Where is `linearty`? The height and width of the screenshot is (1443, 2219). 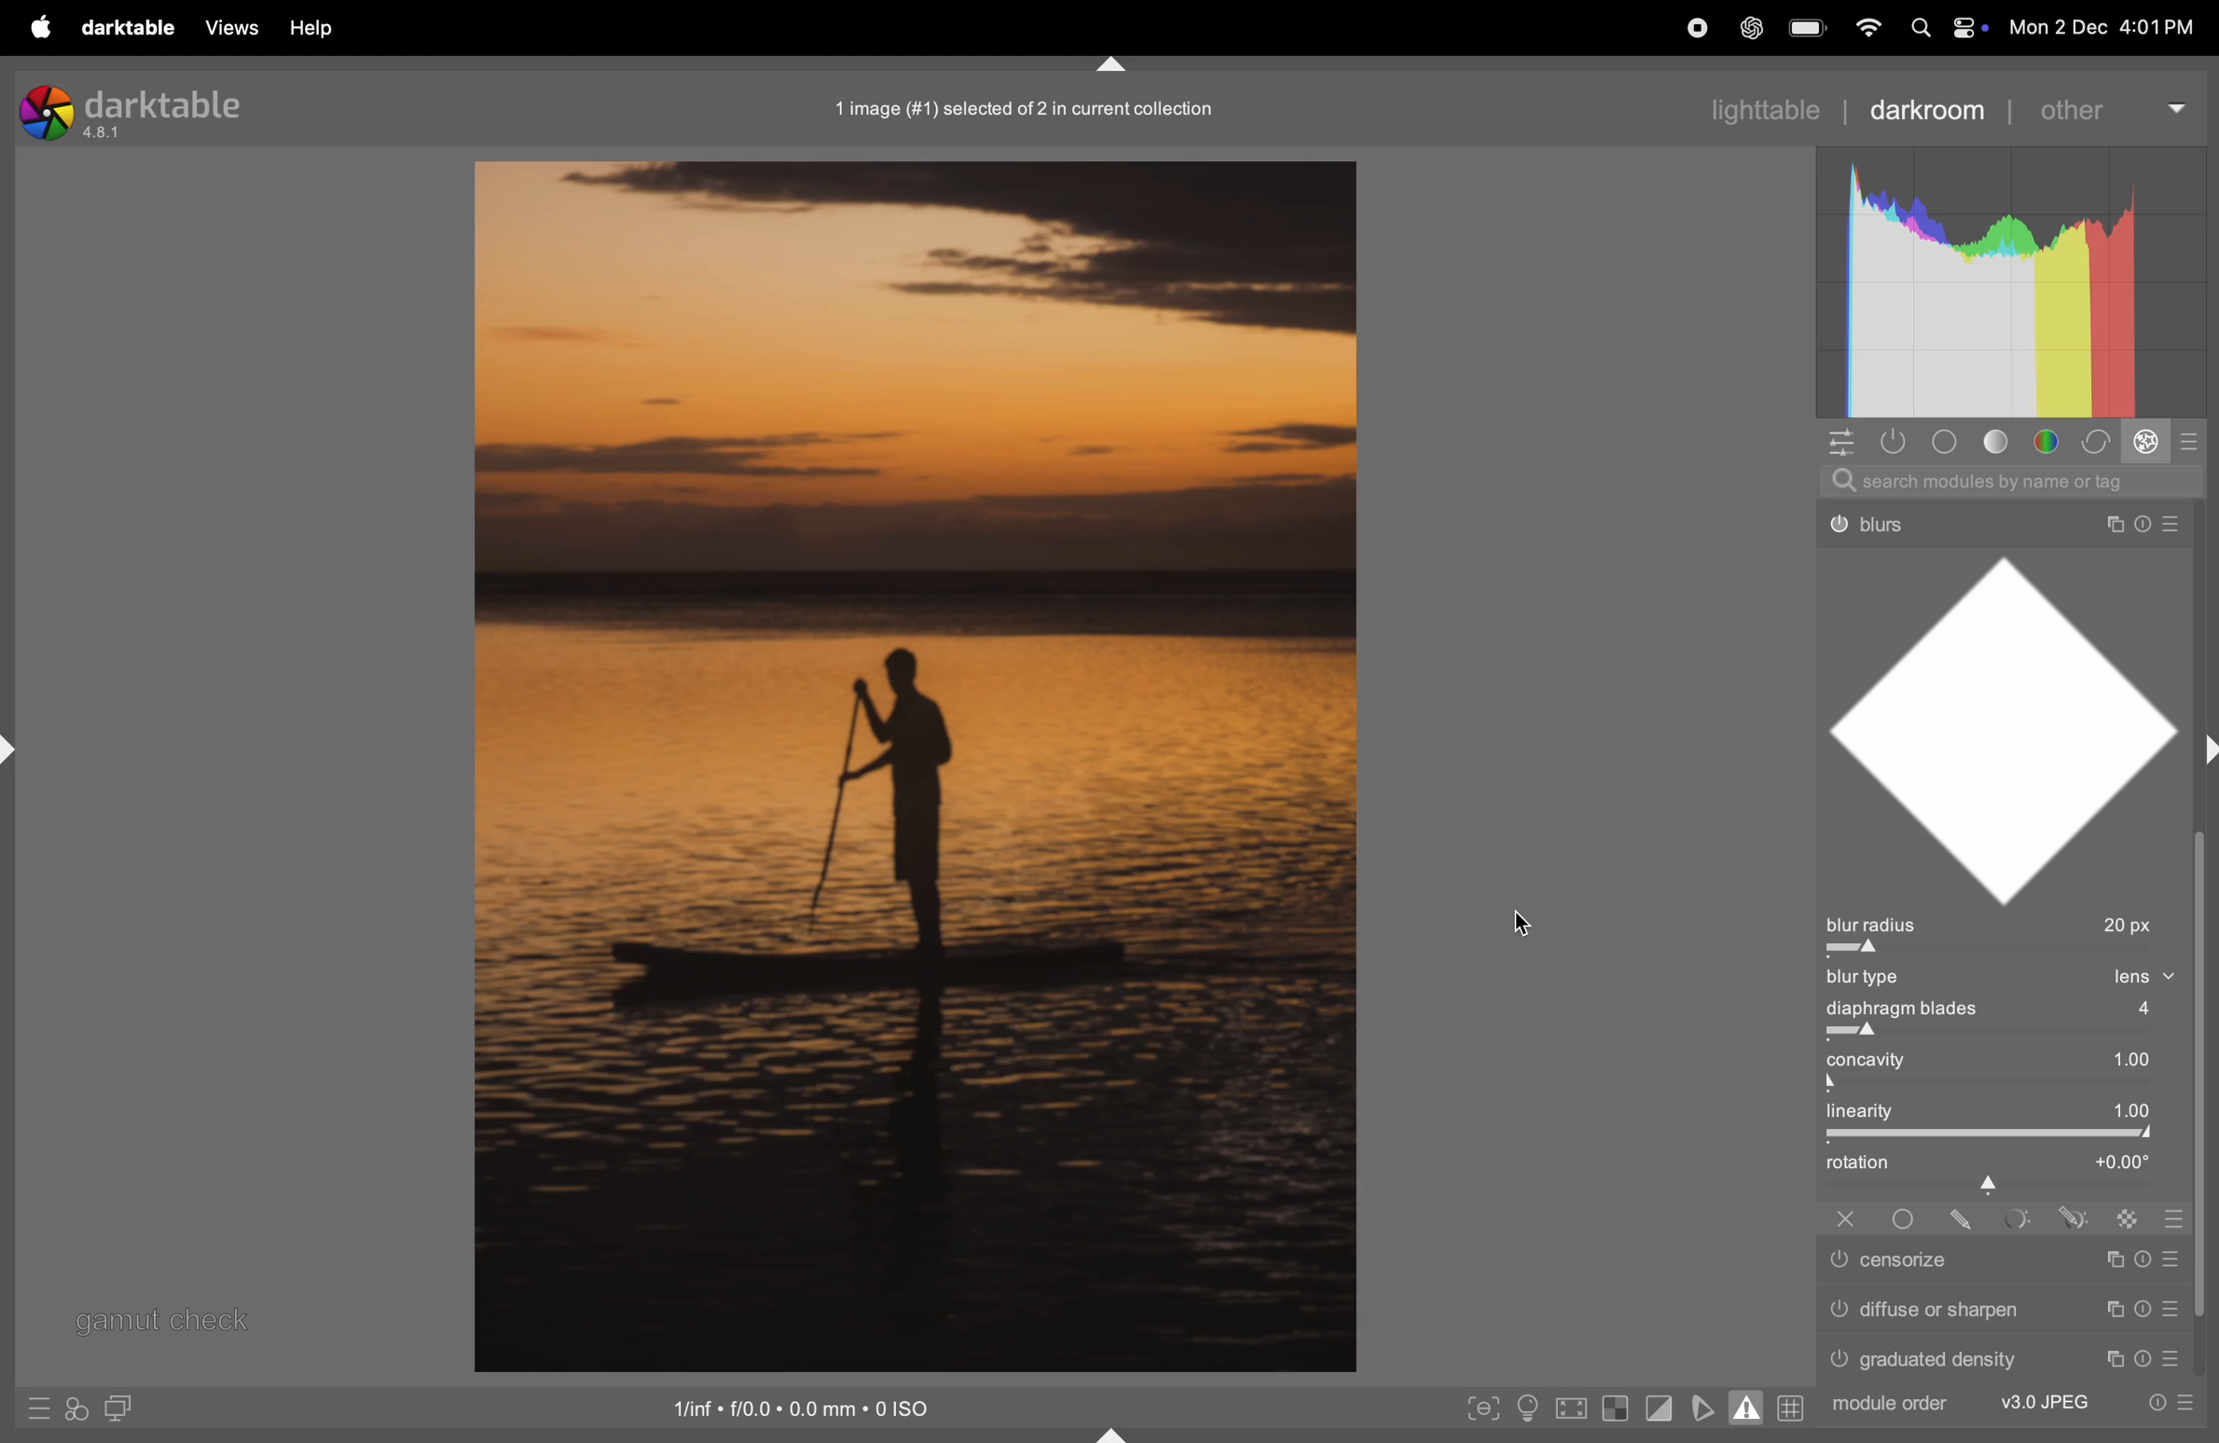 linearty is located at coordinates (2003, 1112).